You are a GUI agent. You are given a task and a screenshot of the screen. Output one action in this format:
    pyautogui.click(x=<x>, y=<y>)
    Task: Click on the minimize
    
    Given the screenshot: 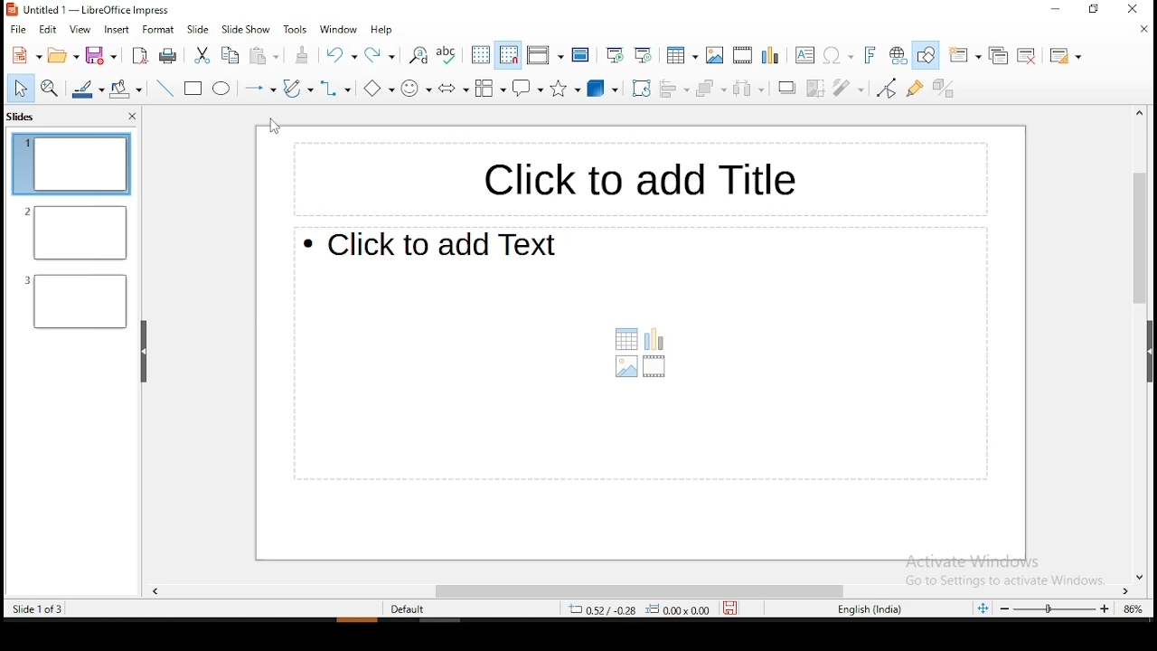 What is the action you would take?
    pyautogui.click(x=1055, y=10)
    